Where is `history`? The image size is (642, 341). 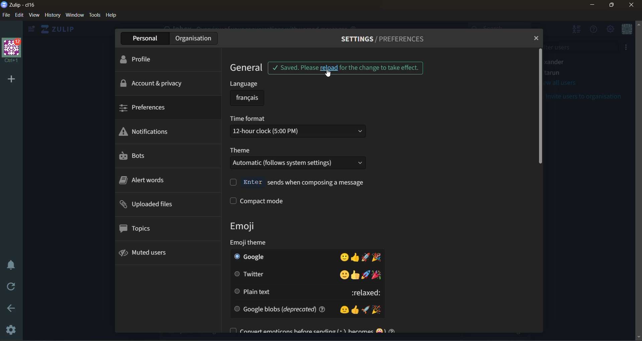 history is located at coordinates (52, 17).